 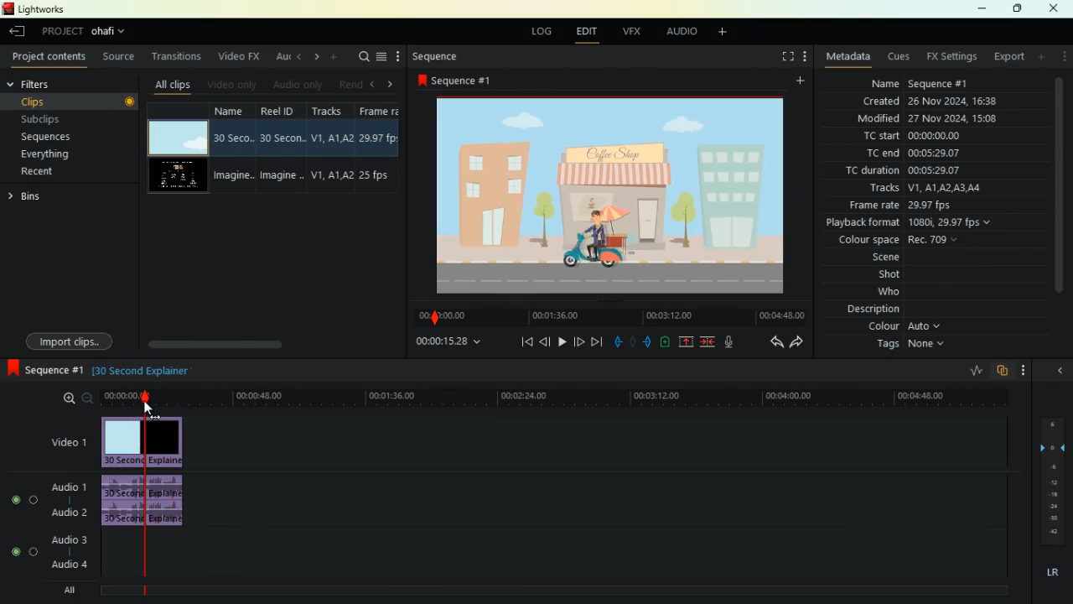 I want to click on close, so click(x=1059, y=370).